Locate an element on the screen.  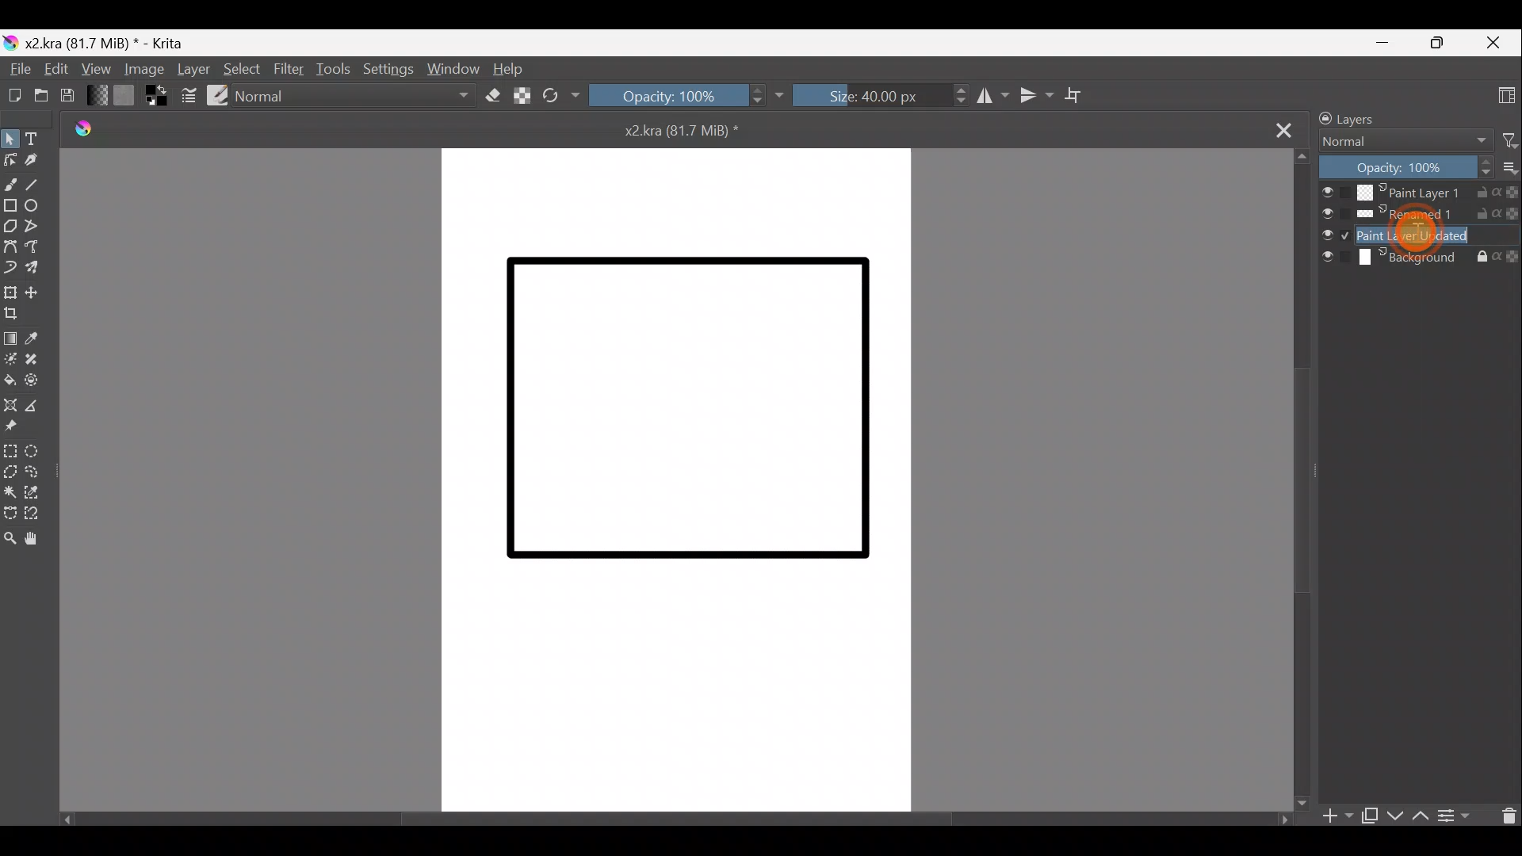
More is located at coordinates (1509, 168).